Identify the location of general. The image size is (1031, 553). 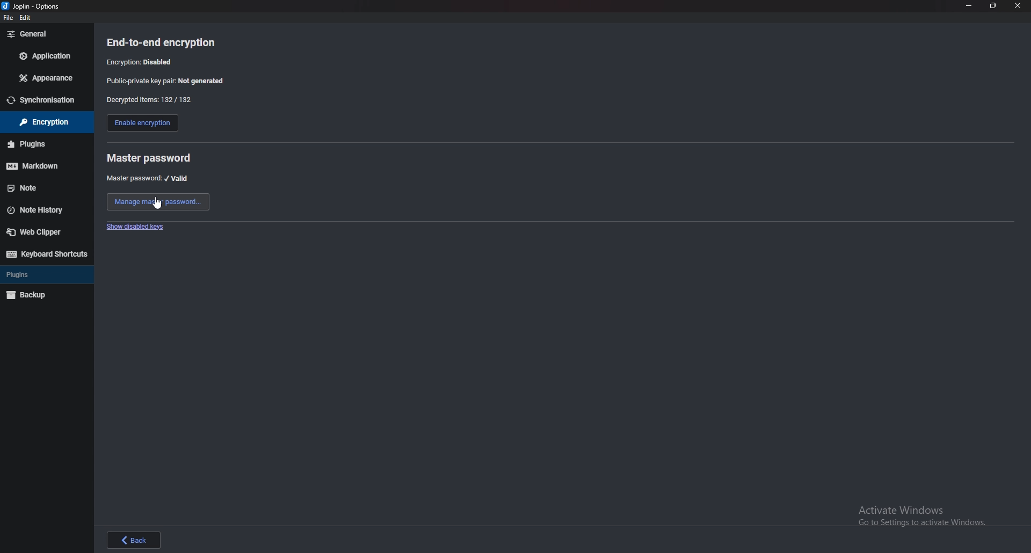
(45, 34).